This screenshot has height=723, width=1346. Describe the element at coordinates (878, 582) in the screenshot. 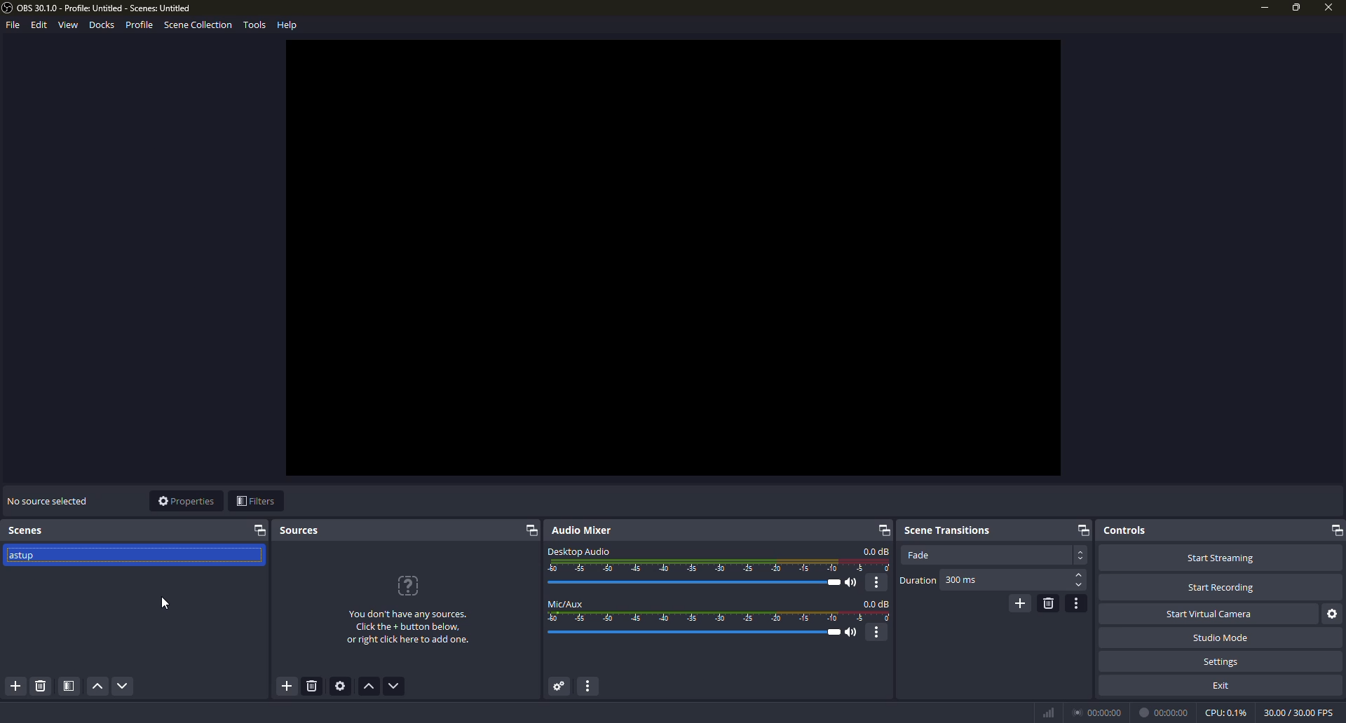

I see `options` at that location.